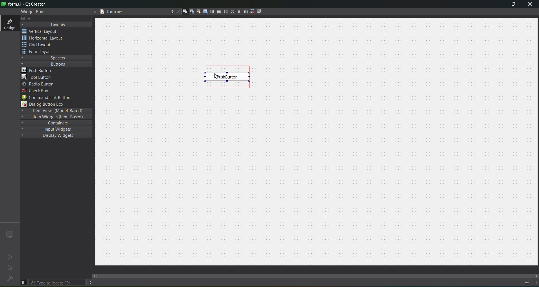  What do you see at coordinates (38, 52) in the screenshot?
I see `form layout` at bounding box center [38, 52].